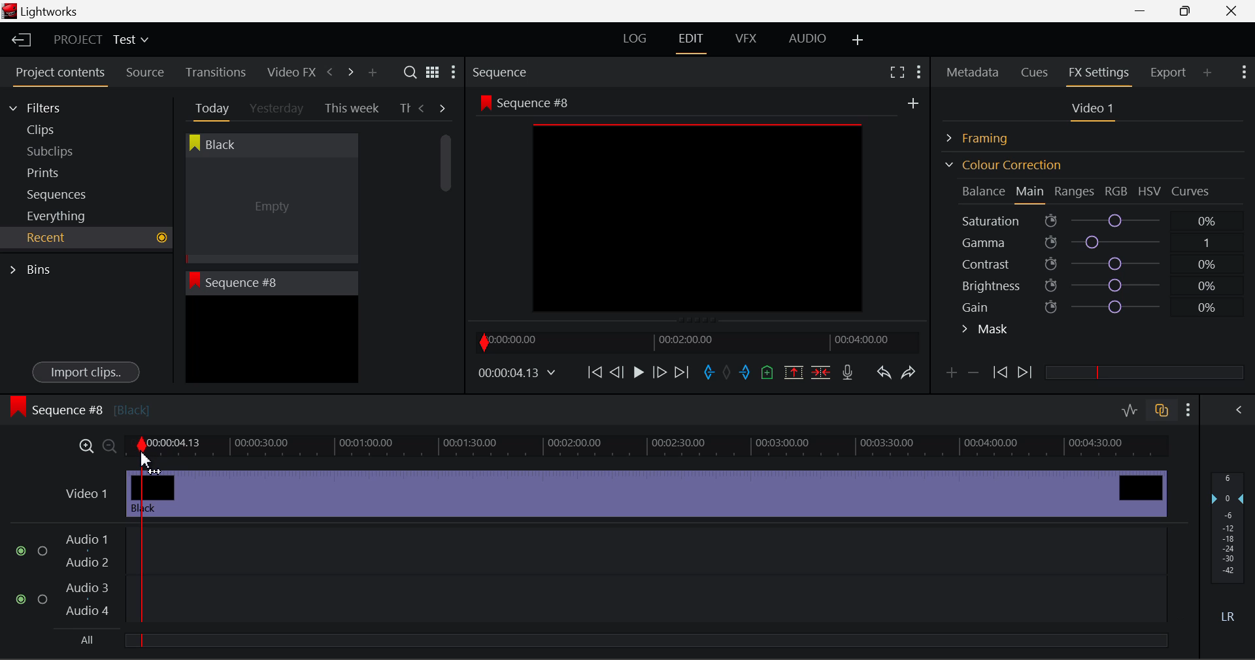 The image size is (1255, 660). I want to click on Metadata Panel, so click(974, 70).